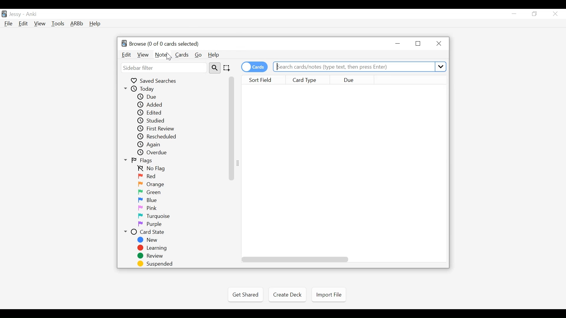 The image size is (566, 318). Describe the element at coordinates (157, 129) in the screenshot. I see `First Review` at that location.